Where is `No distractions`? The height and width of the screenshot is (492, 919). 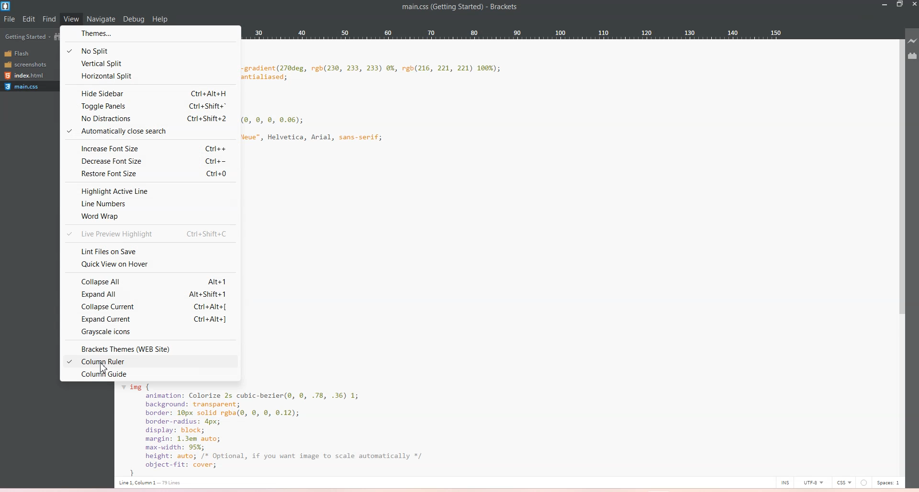
No distractions is located at coordinates (151, 118).